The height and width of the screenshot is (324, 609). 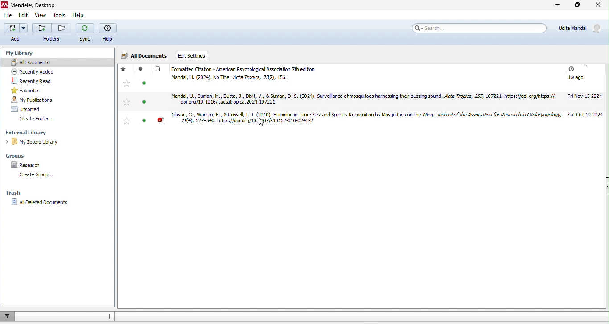 I want to click on groups, so click(x=17, y=156).